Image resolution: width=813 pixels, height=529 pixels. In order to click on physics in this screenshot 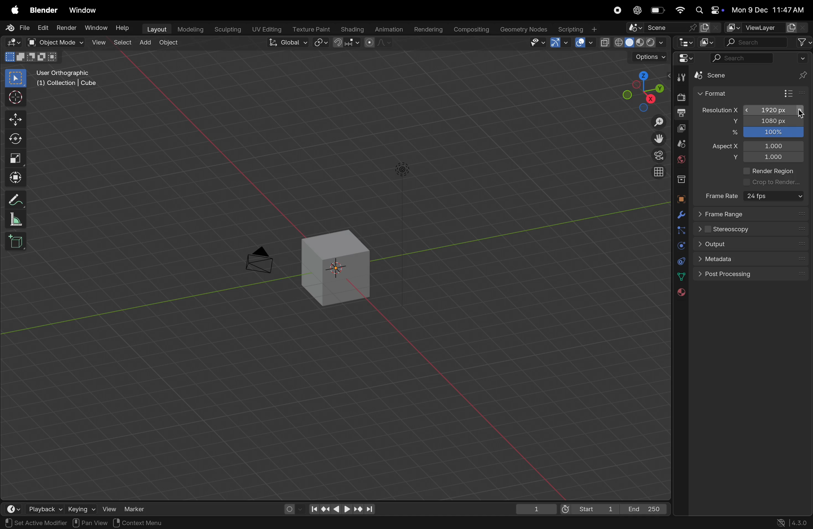, I will do `click(680, 245)`.